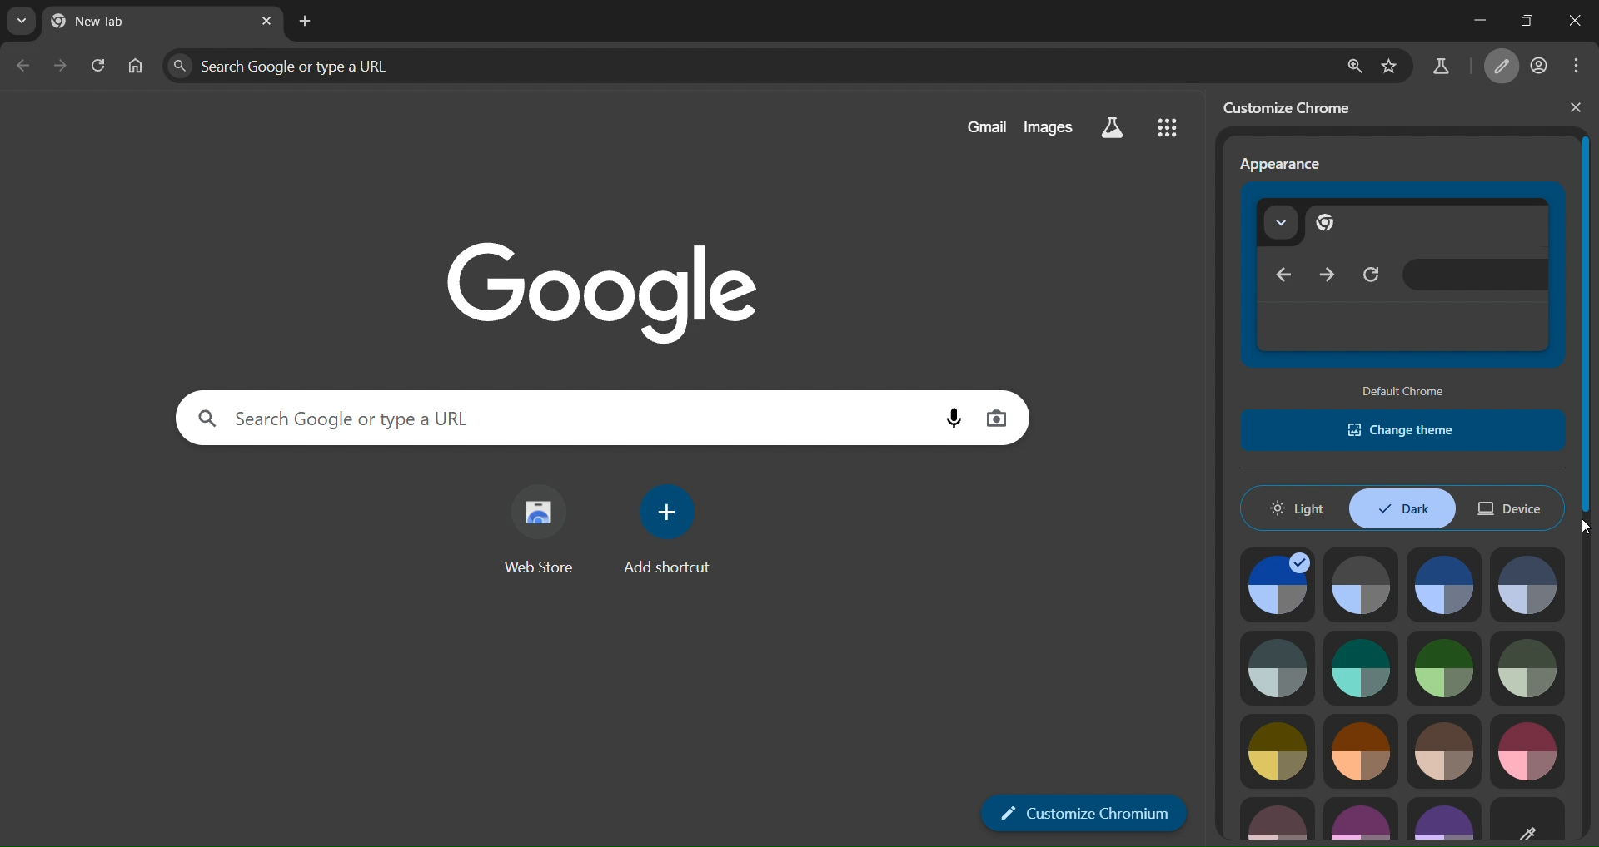 The width and height of the screenshot is (1599, 847). Describe the element at coordinates (21, 67) in the screenshot. I see `go back one page` at that location.